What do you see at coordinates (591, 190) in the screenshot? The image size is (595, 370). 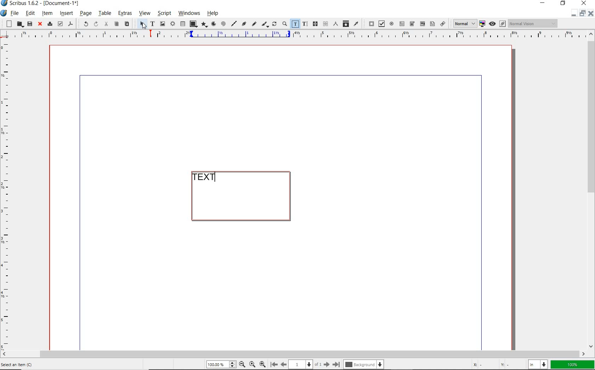 I see `scrollbar` at bounding box center [591, 190].